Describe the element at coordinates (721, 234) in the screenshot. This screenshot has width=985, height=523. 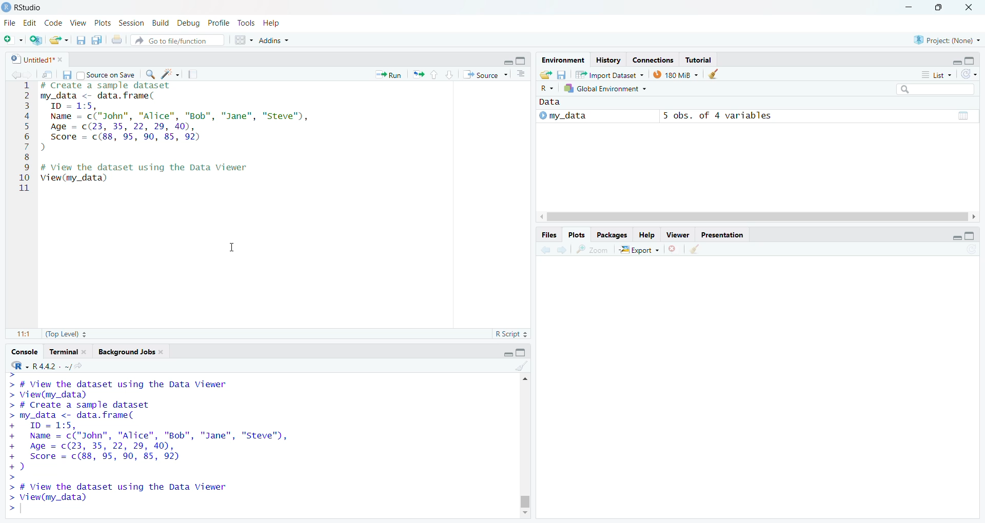
I see `Presentation` at that location.